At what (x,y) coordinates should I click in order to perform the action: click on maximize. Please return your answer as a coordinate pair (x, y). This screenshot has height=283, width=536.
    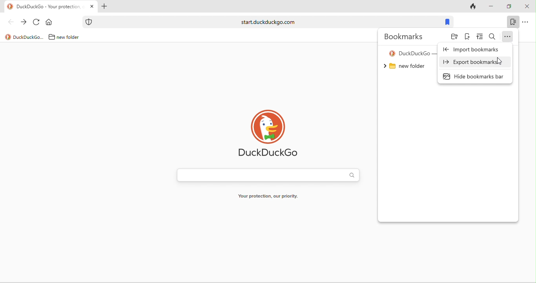
    Looking at the image, I should click on (509, 7).